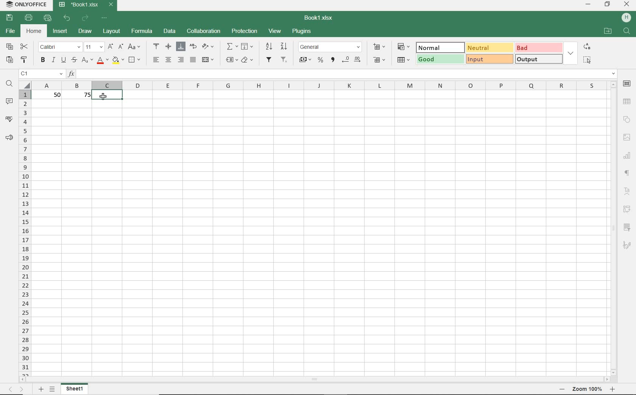 Image resolution: width=636 pixels, height=395 pixels. Describe the element at coordinates (322, 85) in the screenshot. I see `column` at that location.